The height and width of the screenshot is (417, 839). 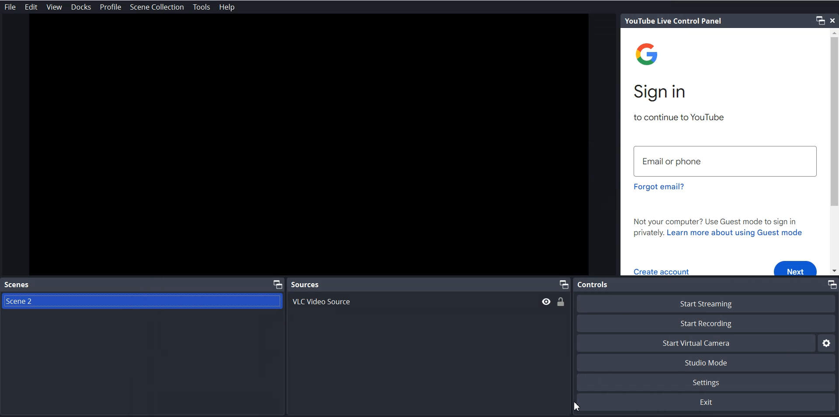 I want to click on VLC Video Source, so click(x=428, y=301).